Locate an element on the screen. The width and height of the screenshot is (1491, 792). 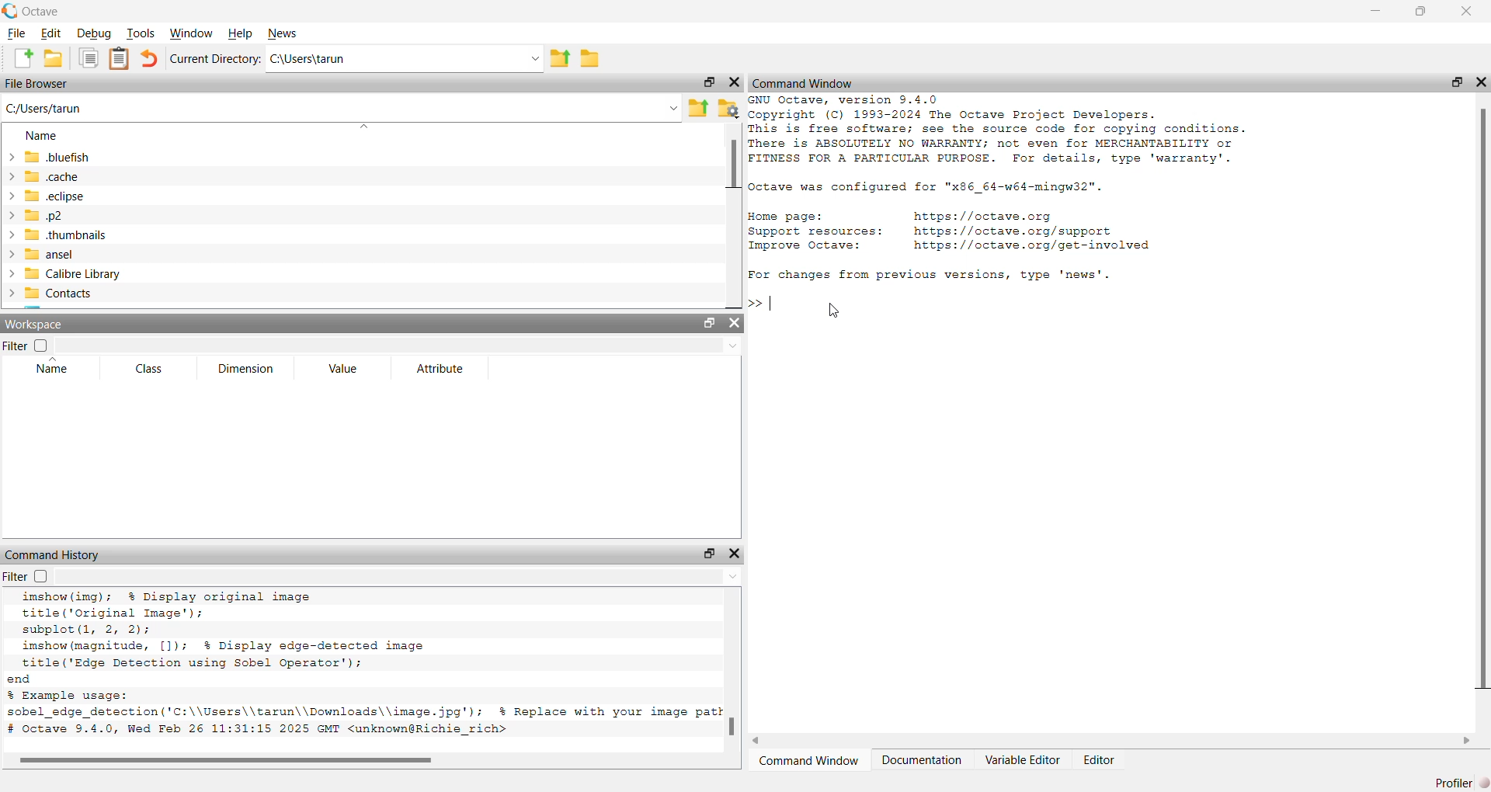
document clipboard is located at coordinates (117, 57).